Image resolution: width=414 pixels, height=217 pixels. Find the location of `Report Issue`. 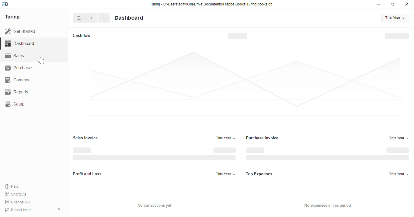

Report Issue is located at coordinates (20, 209).